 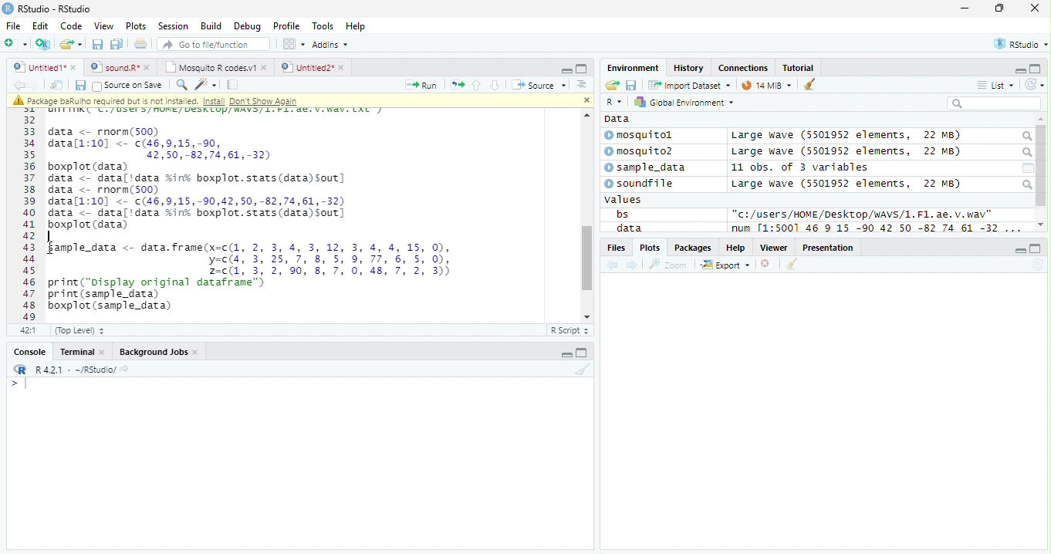 I want to click on Save, so click(x=79, y=86).